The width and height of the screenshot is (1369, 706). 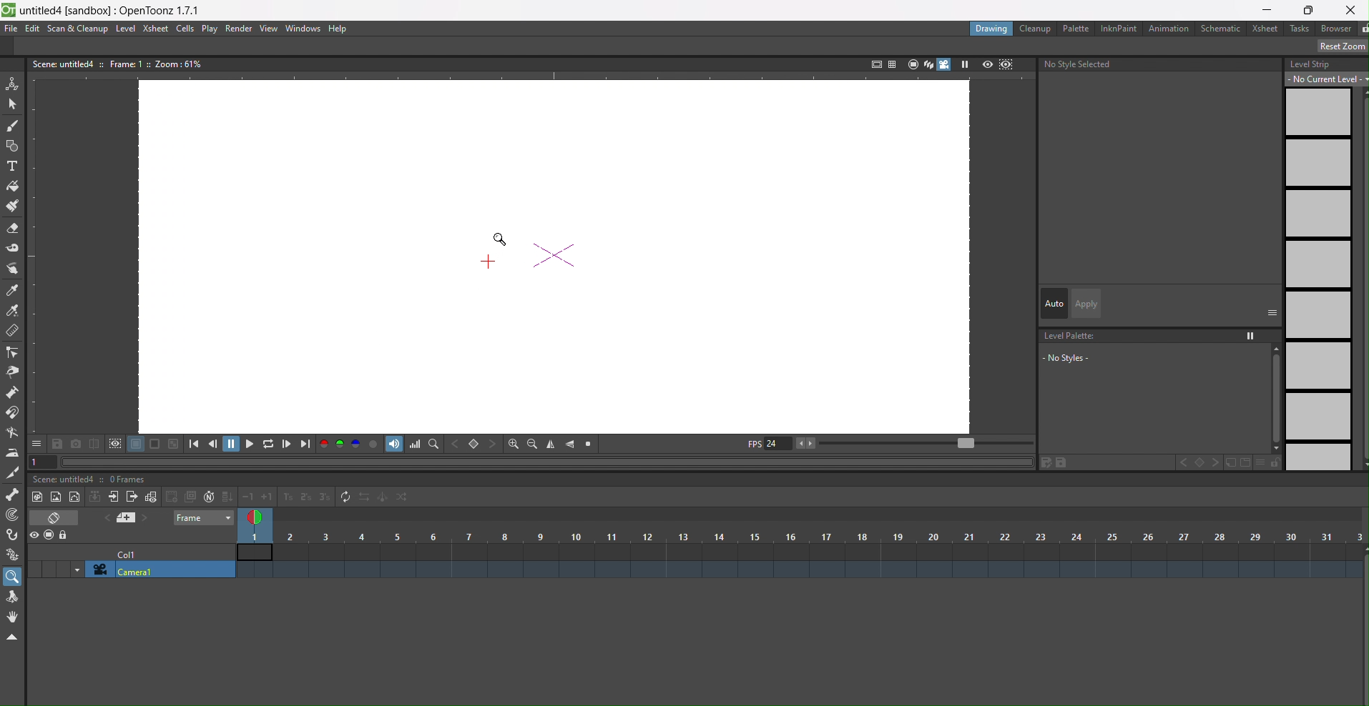 I want to click on file, so click(x=11, y=28).